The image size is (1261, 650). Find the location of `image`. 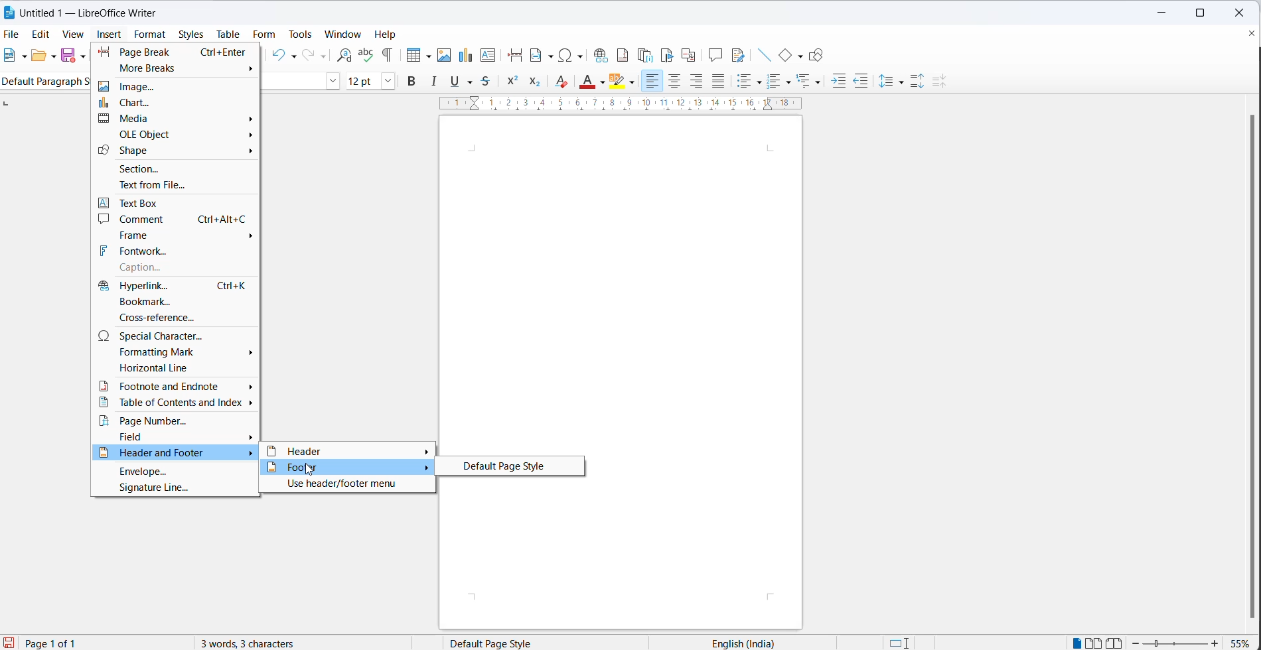

image is located at coordinates (177, 85).